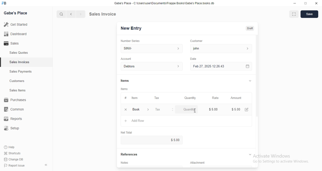  Describe the element at coordinates (113, 14) in the screenshot. I see `Sales Invoice` at that location.